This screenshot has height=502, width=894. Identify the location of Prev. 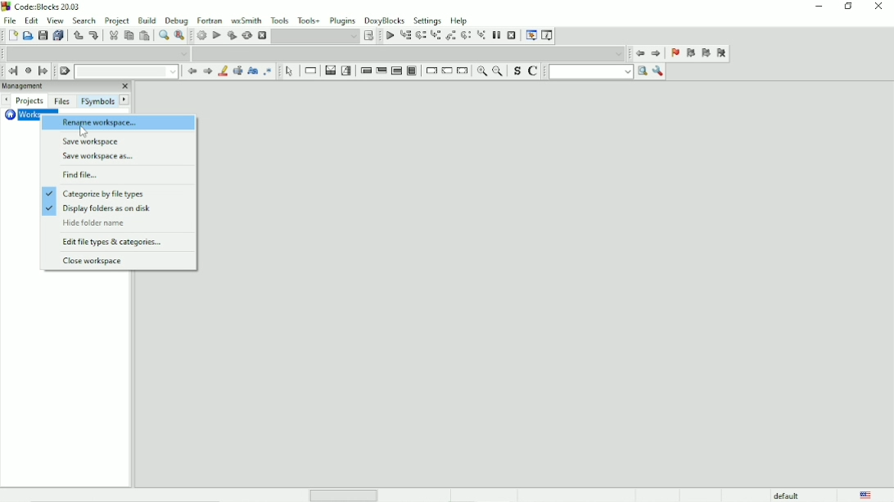
(192, 72).